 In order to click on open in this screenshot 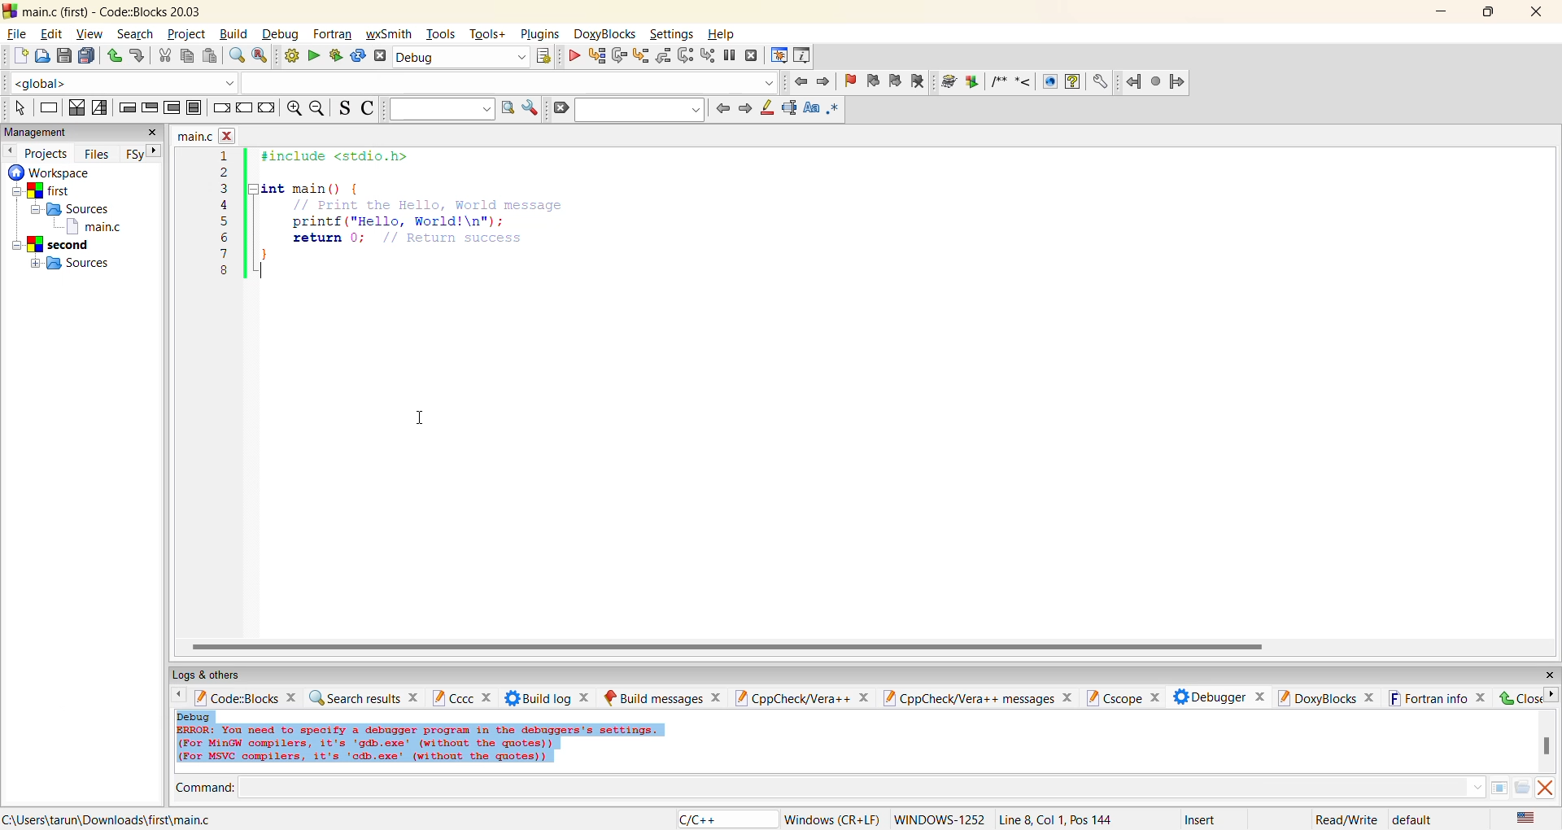, I will do `click(39, 56)`.